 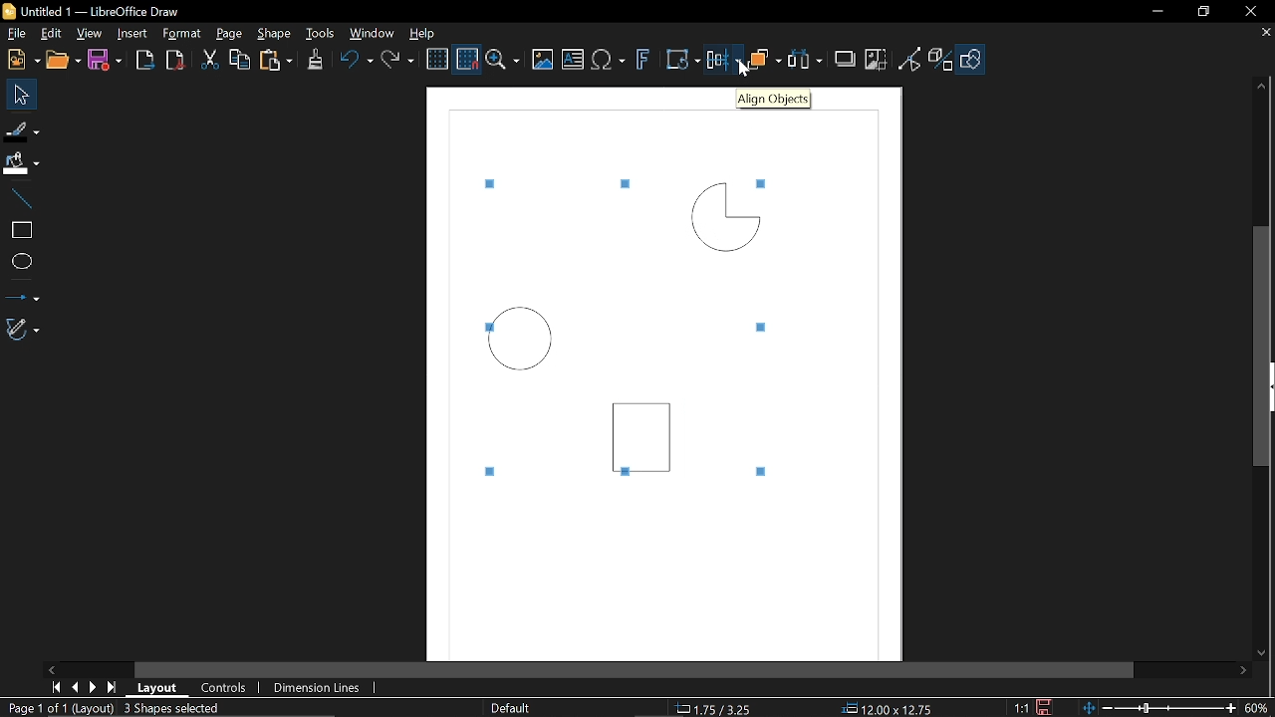 I want to click on Help, so click(x=427, y=33).